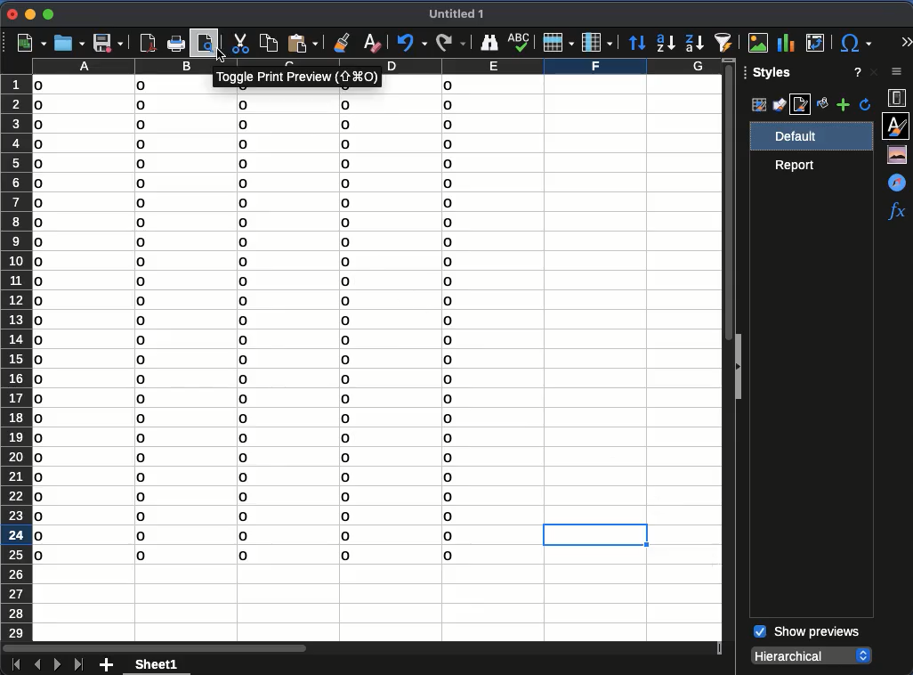  Describe the element at coordinates (342, 42) in the screenshot. I see `clone formatting` at that location.